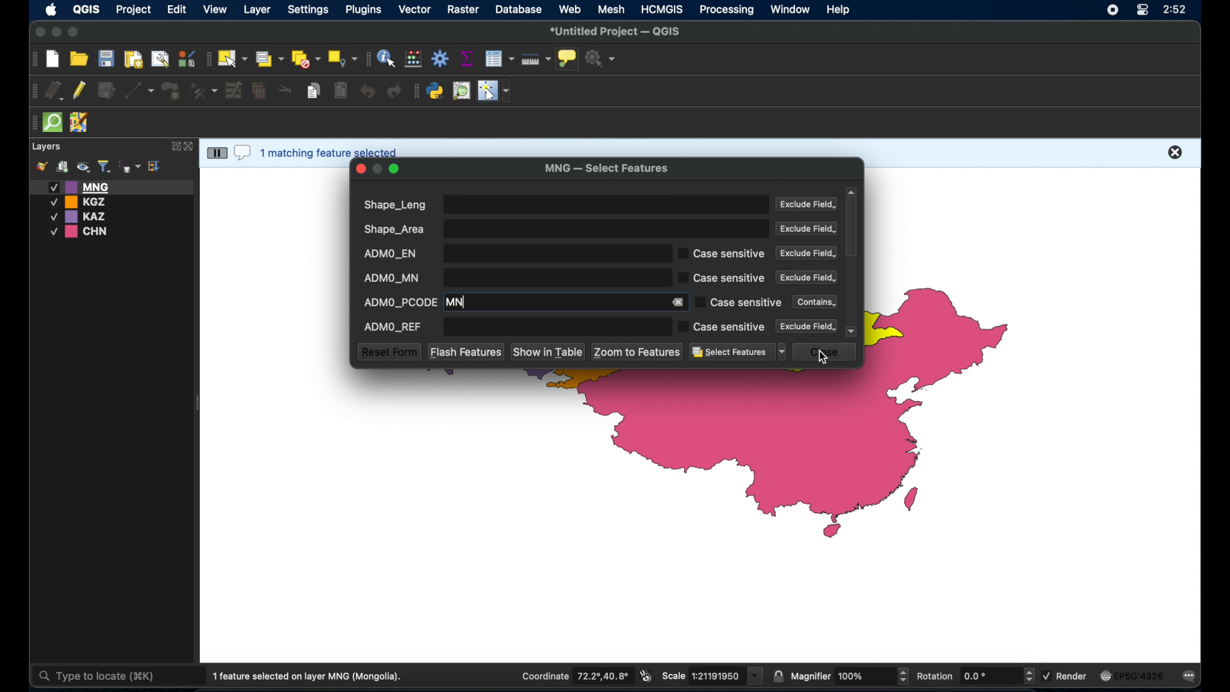 The image size is (1230, 692). What do you see at coordinates (204, 90) in the screenshot?
I see `vertex tool` at bounding box center [204, 90].